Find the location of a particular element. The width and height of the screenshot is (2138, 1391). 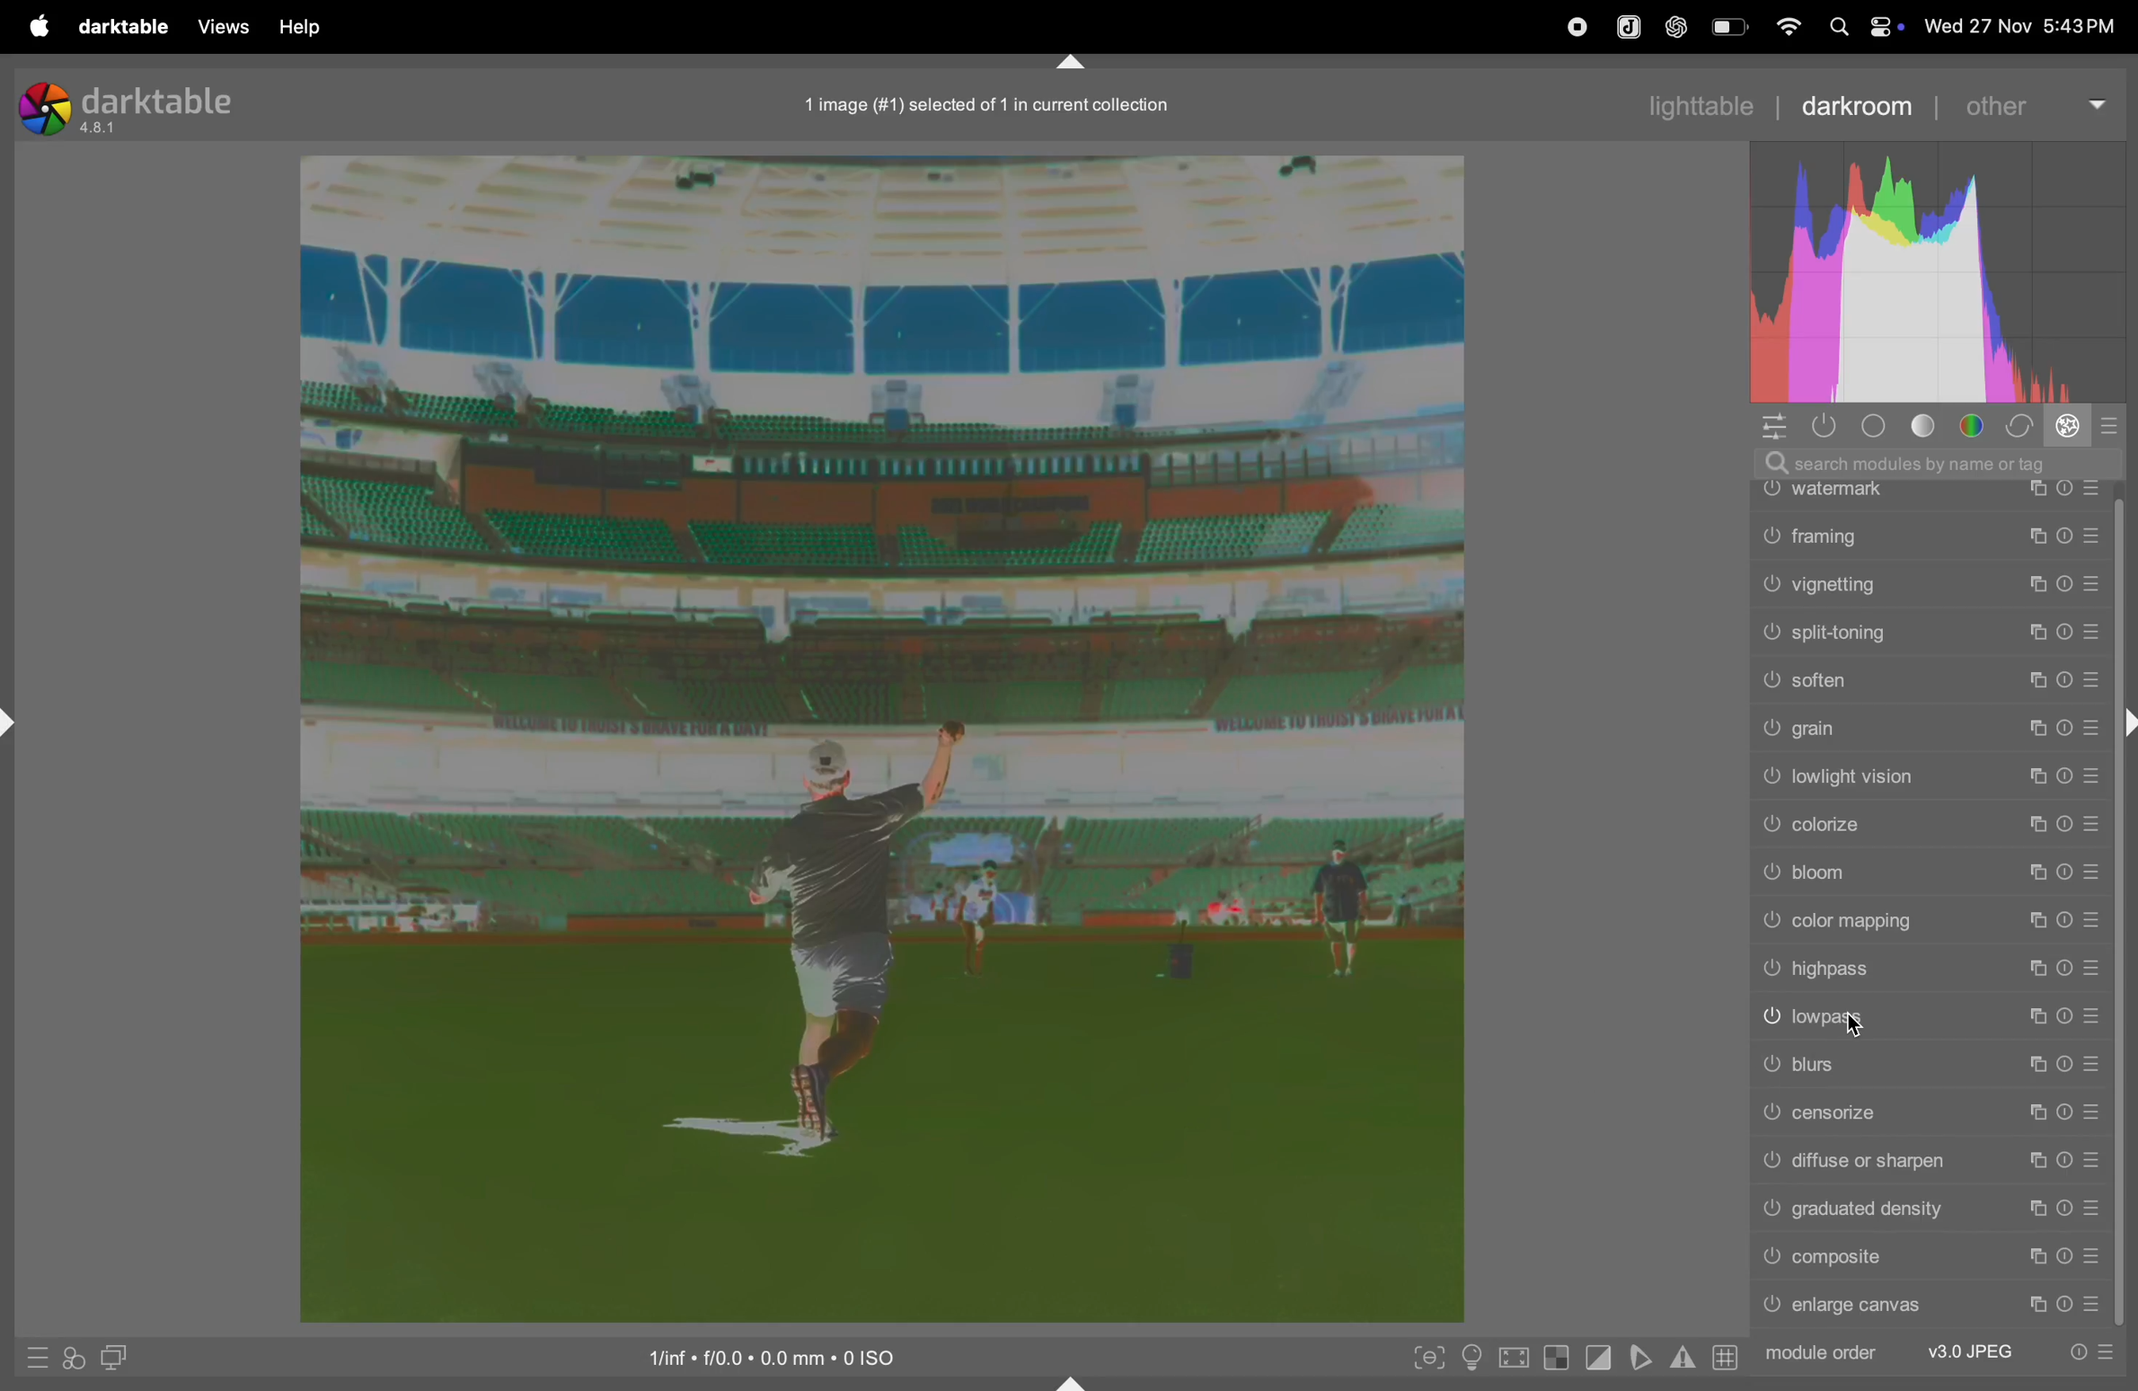

presets is located at coordinates (2112, 425).